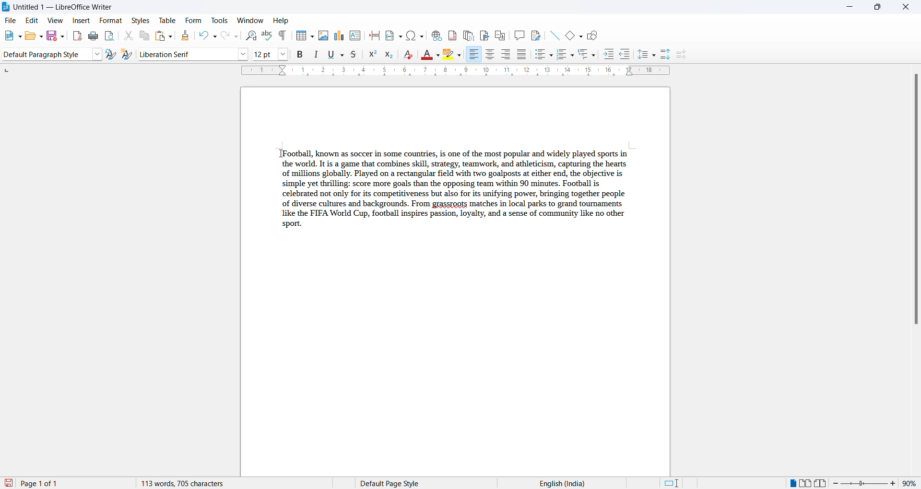 The height and width of the screenshot is (489, 921). I want to click on paste, so click(160, 36).